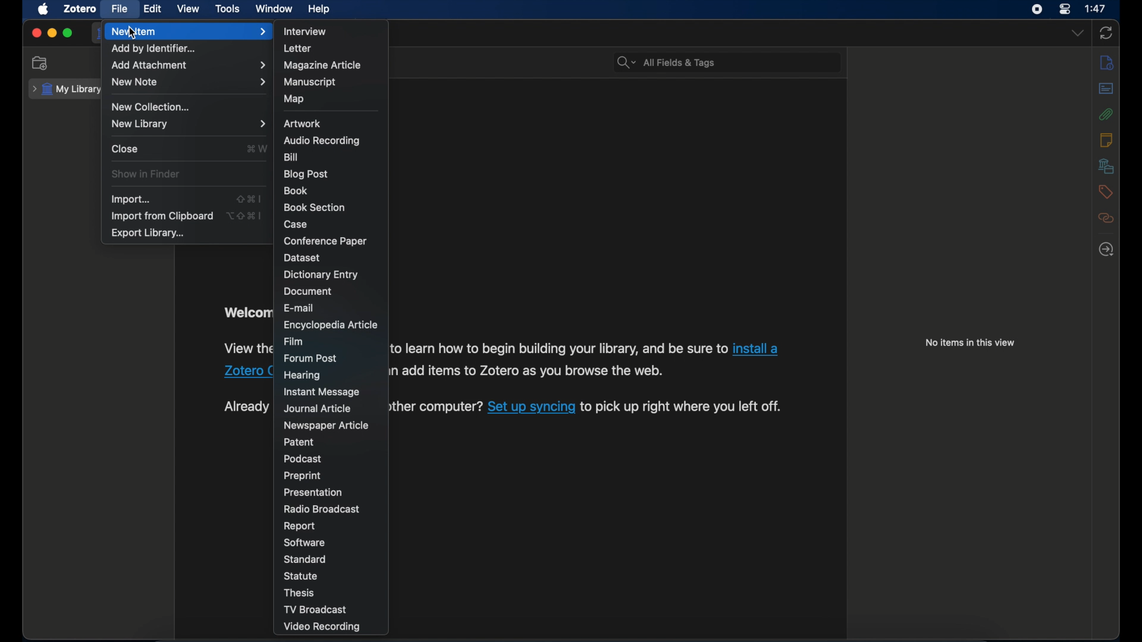 The width and height of the screenshot is (1142, 642). I want to click on tags, so click(1106, 191).